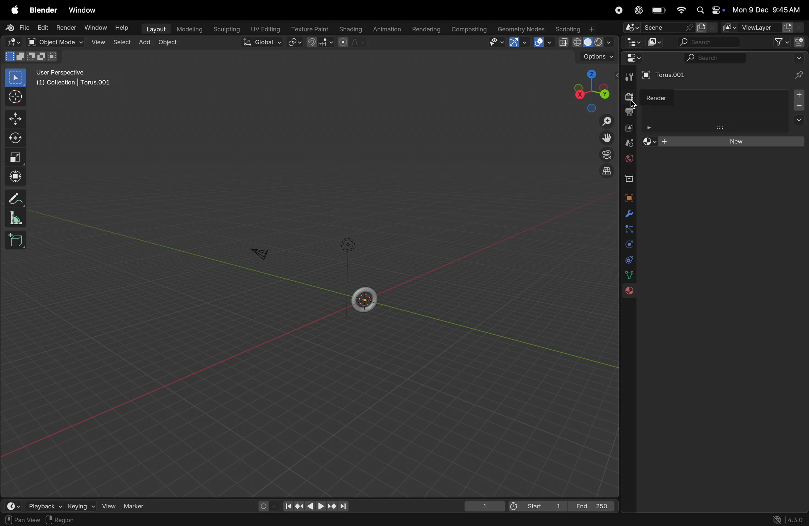  I want to click on output, so click(629, 111).